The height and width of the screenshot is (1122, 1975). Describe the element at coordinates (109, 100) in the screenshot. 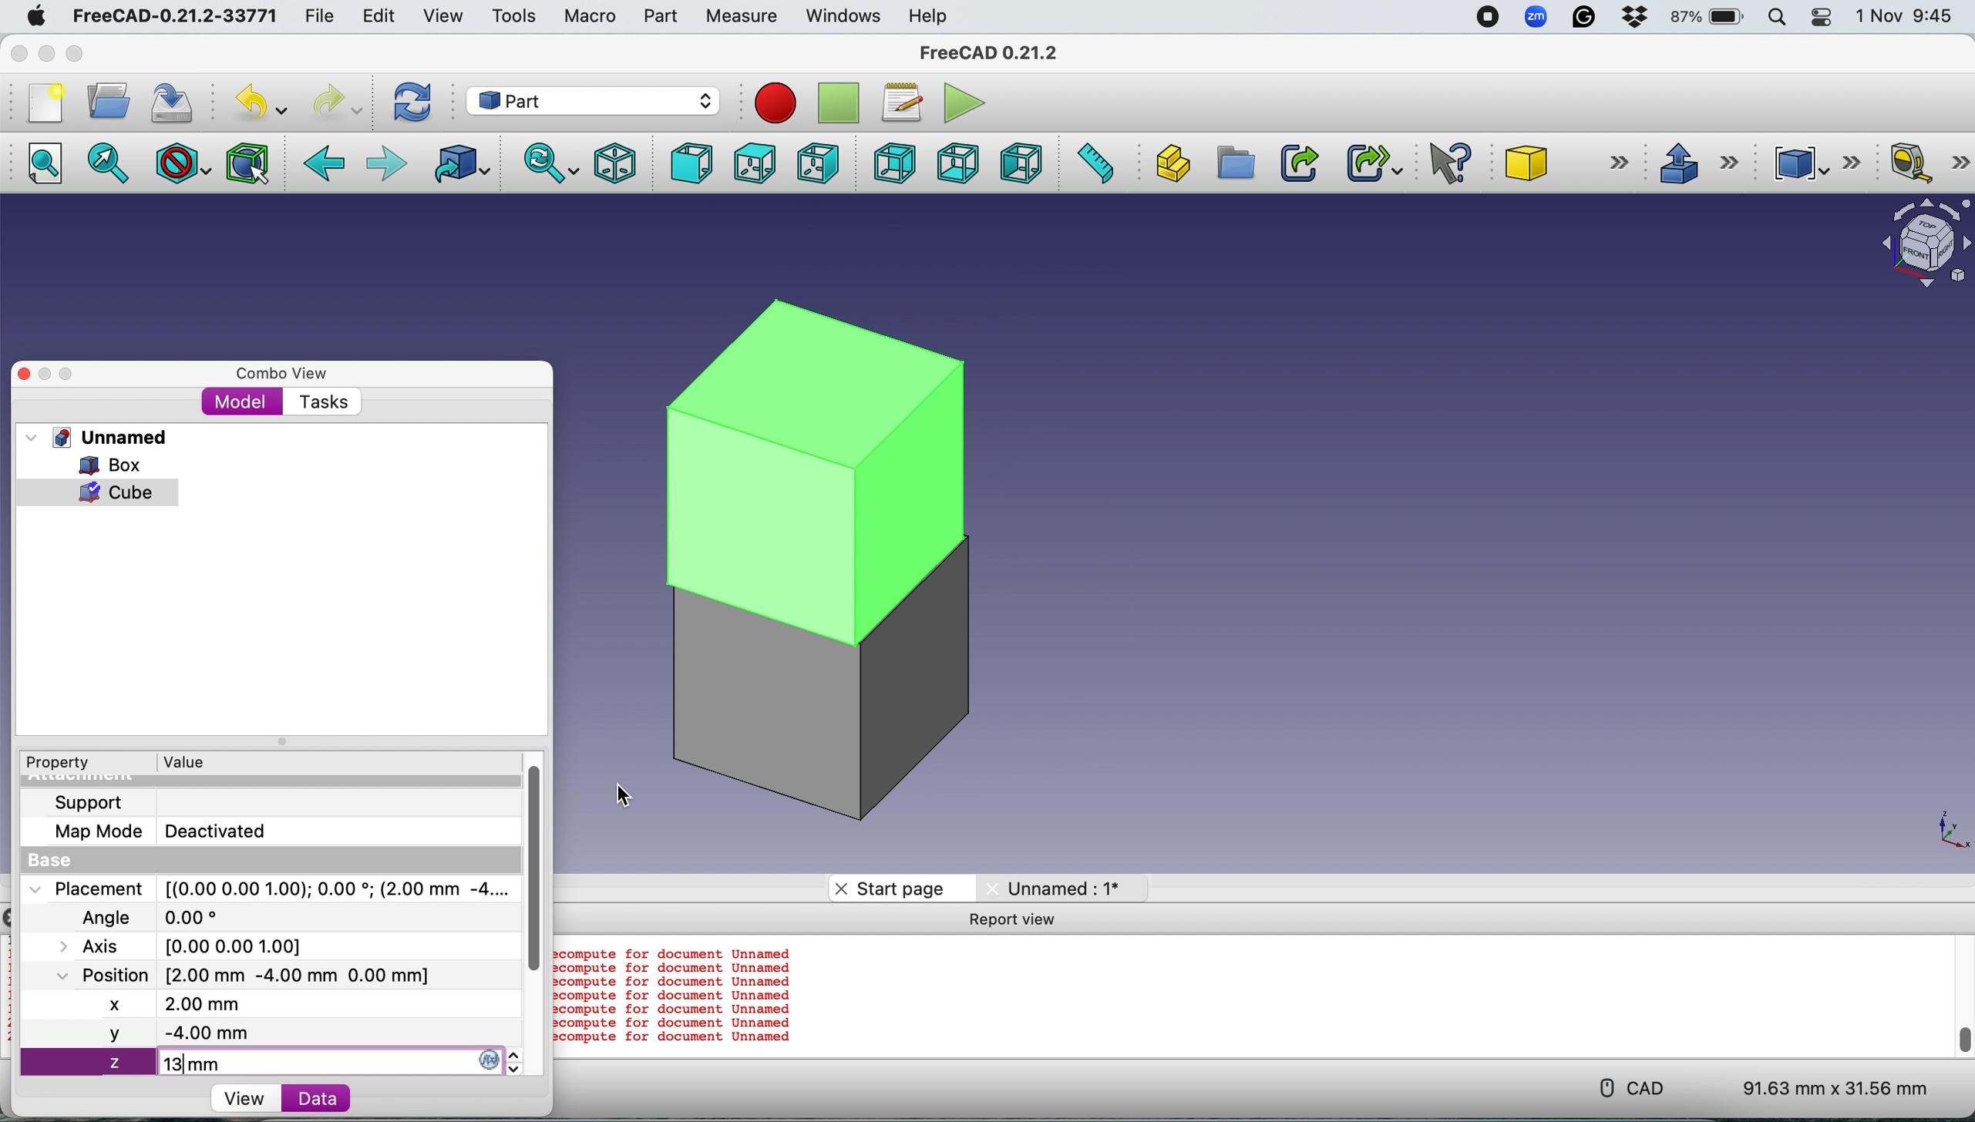

I see `Open` at that location.